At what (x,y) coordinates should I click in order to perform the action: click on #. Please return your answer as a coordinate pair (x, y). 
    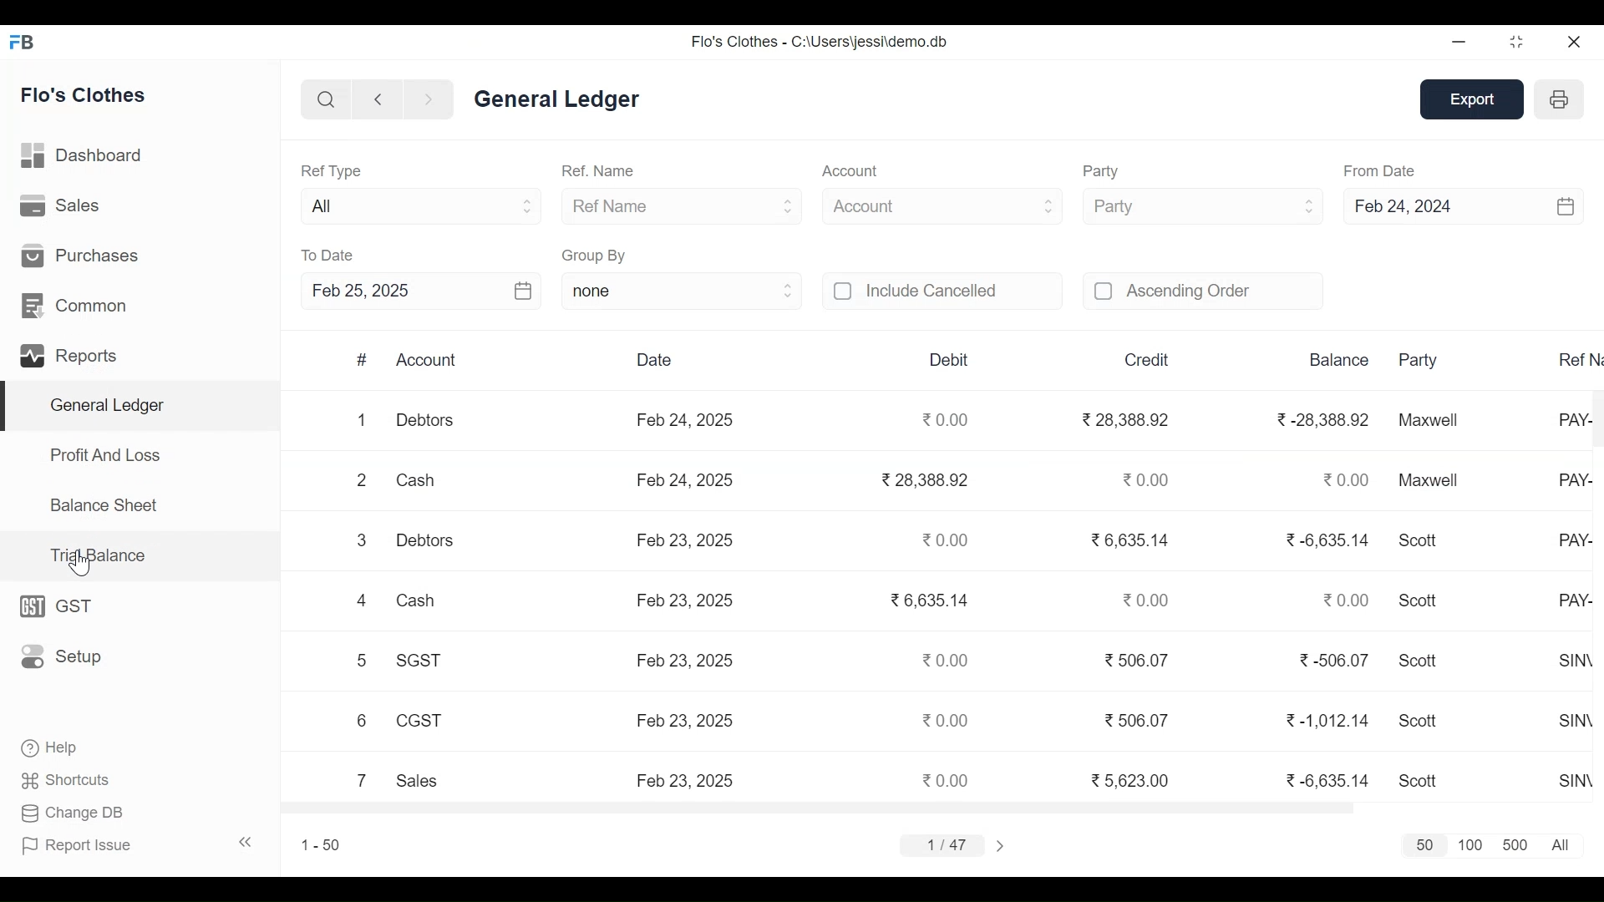
    Looking at the image, I should click on (362, 360).